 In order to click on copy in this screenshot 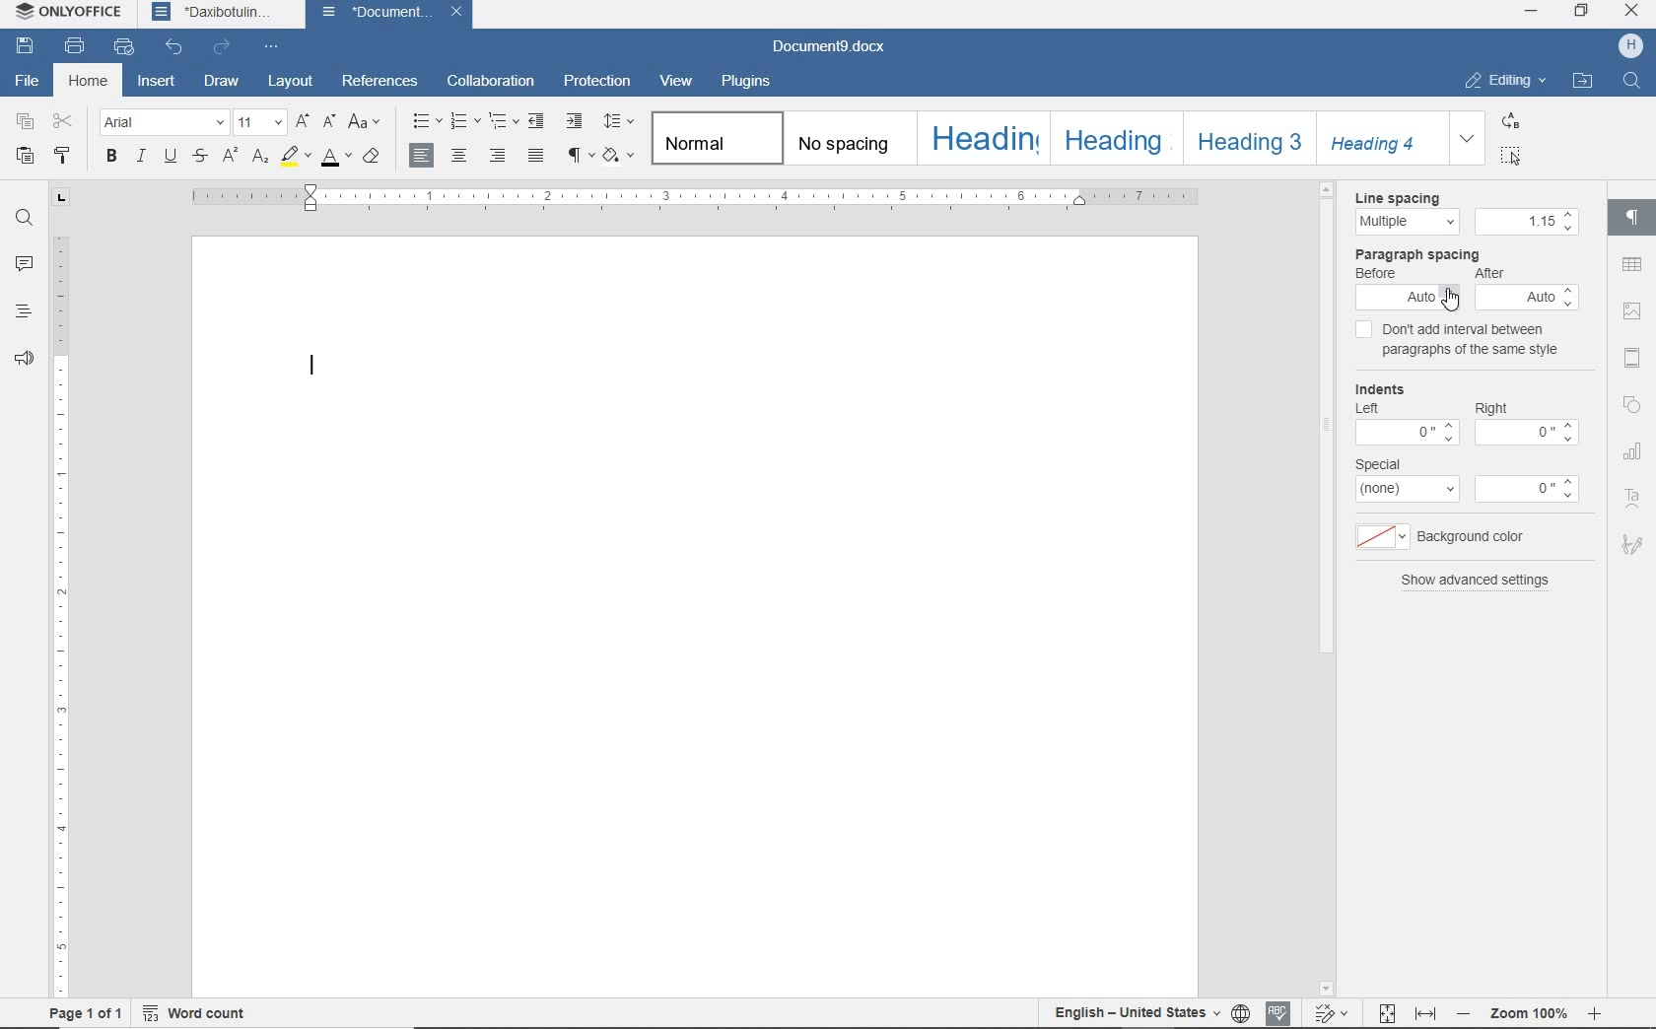, I will do `click(24, 122)`.